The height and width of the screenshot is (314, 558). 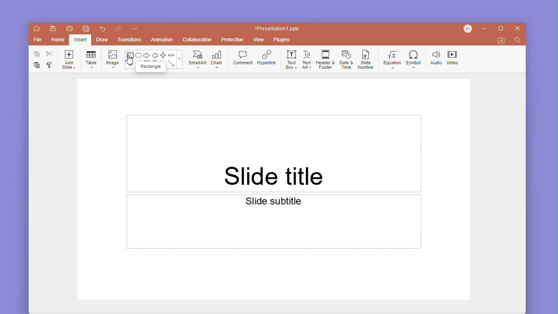 I want to click on date and time, so click(x=345, y=58).